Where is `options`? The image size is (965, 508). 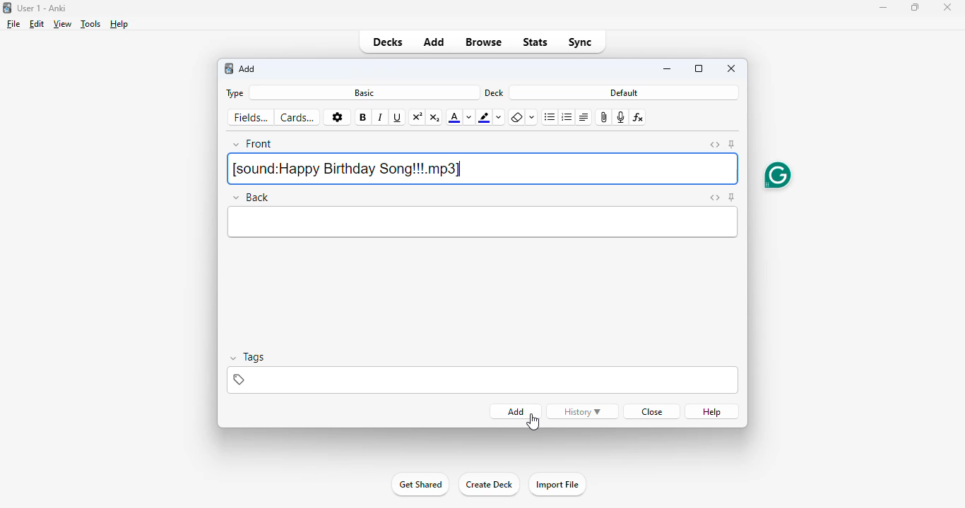 options is located at coordinates (336, 117).